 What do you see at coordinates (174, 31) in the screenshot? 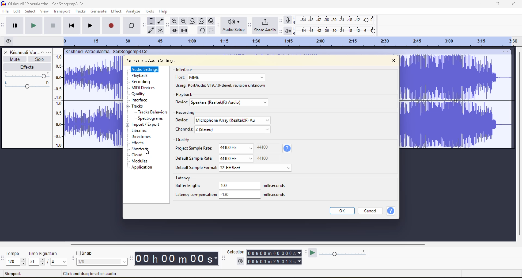
I see `trim audio outside selection` at bounding box center [174, 31].